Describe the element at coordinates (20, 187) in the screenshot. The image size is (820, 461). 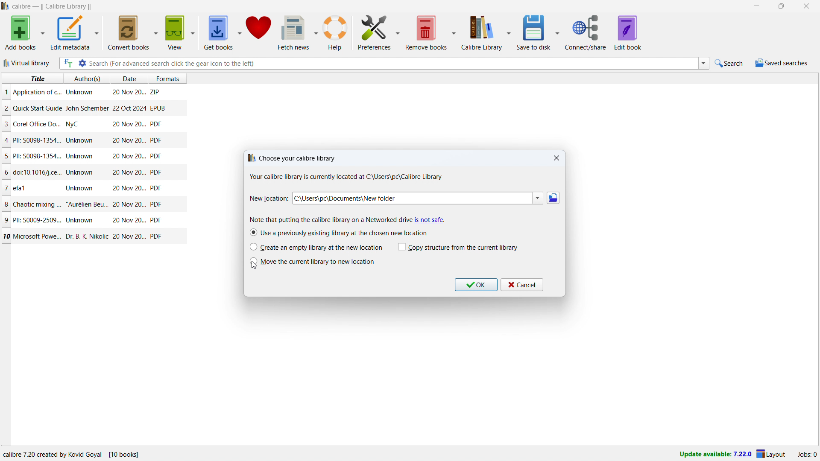
I see `Title` at that location.